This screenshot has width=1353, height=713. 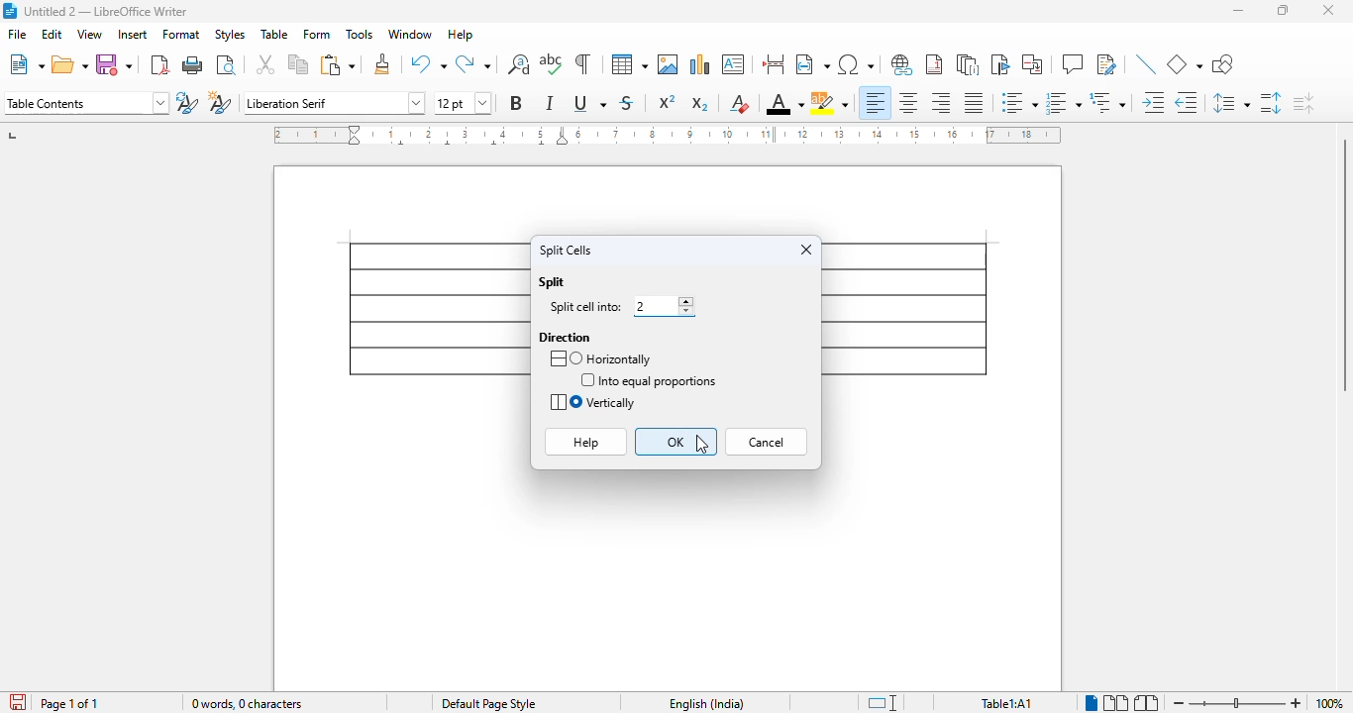 I want to click on insert text box, so click(x=733, y=64).